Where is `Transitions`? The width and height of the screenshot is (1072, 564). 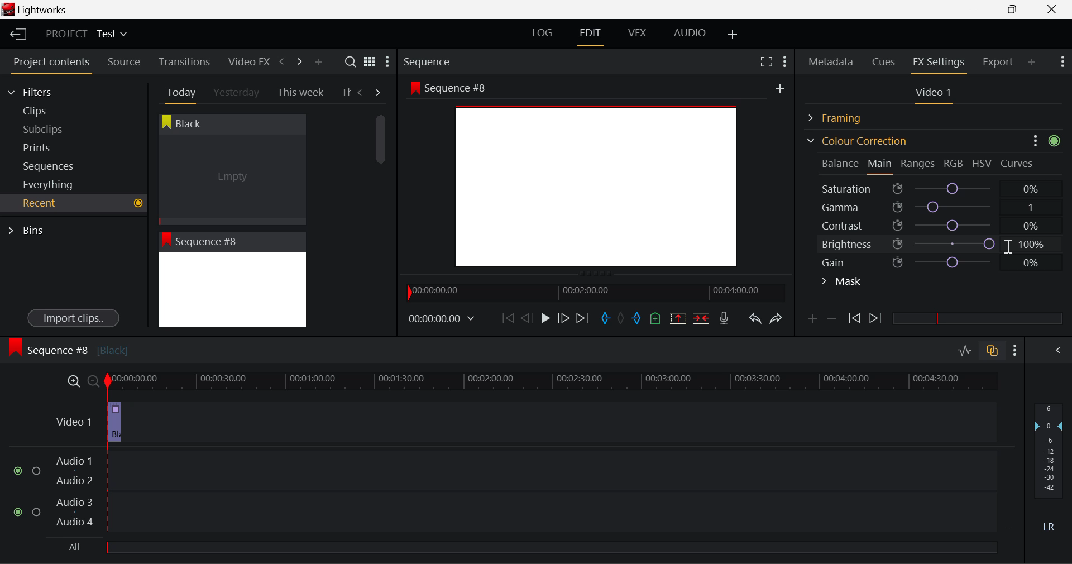 Transitions is located at coordinates (184, 61).